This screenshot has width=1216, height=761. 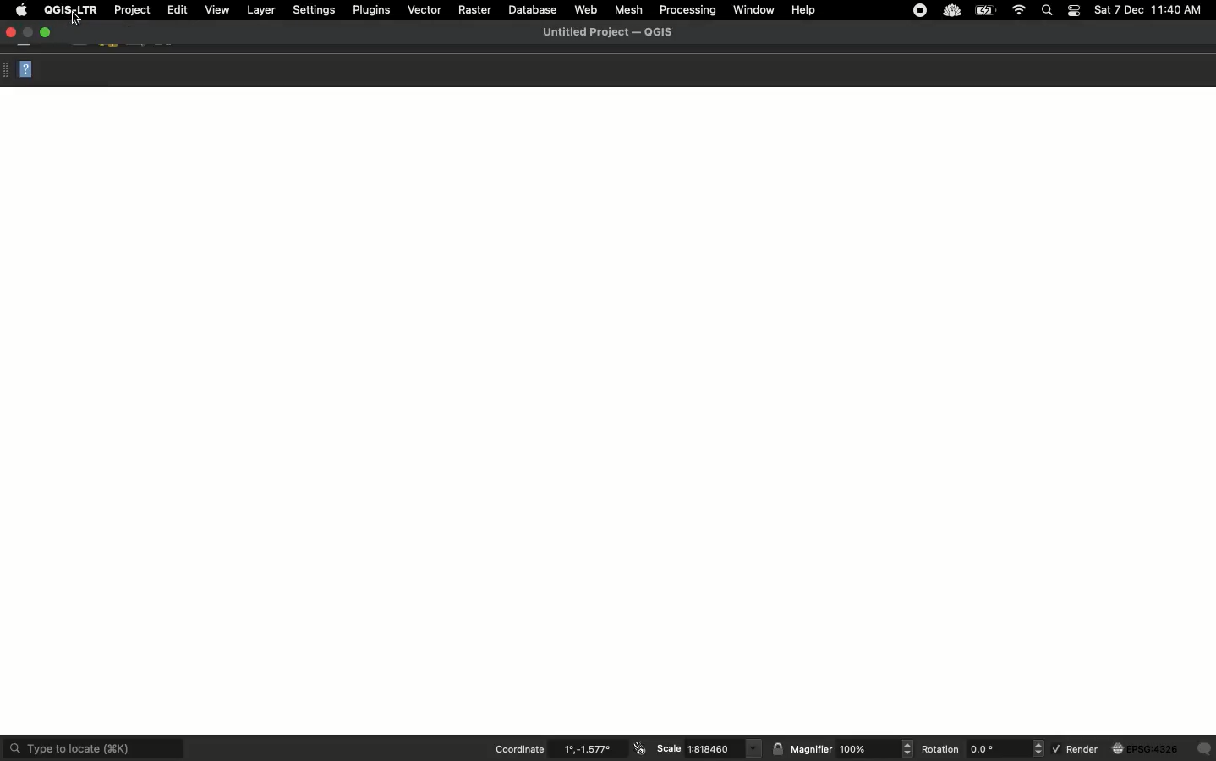 I want to click on Layer, so click(x=260, y=11).